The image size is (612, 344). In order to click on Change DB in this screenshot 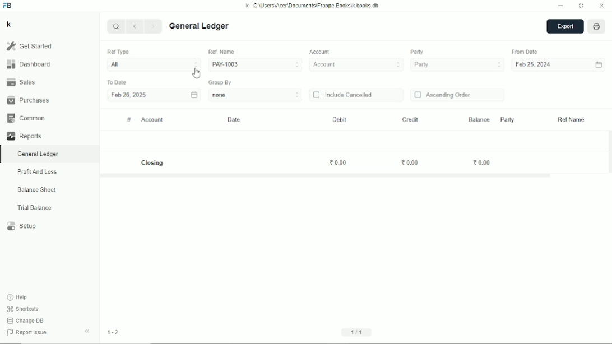, I will do `click(26, 320)`.